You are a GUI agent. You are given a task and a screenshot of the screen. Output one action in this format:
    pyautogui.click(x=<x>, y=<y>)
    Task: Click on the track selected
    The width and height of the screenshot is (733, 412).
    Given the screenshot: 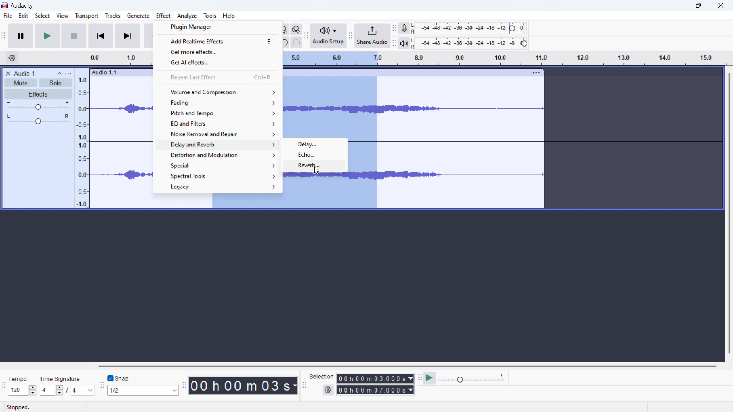 What is the action you would take?
    pyautogui.click(x=462, y=142)
    